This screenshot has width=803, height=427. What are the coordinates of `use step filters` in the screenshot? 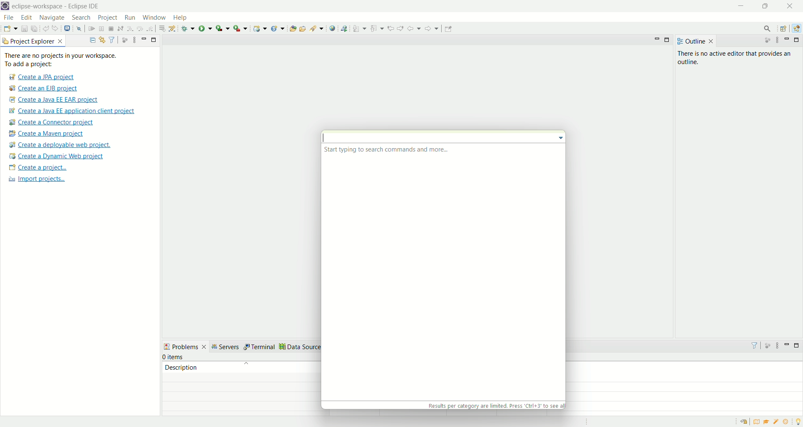 It's located at (172, 28).